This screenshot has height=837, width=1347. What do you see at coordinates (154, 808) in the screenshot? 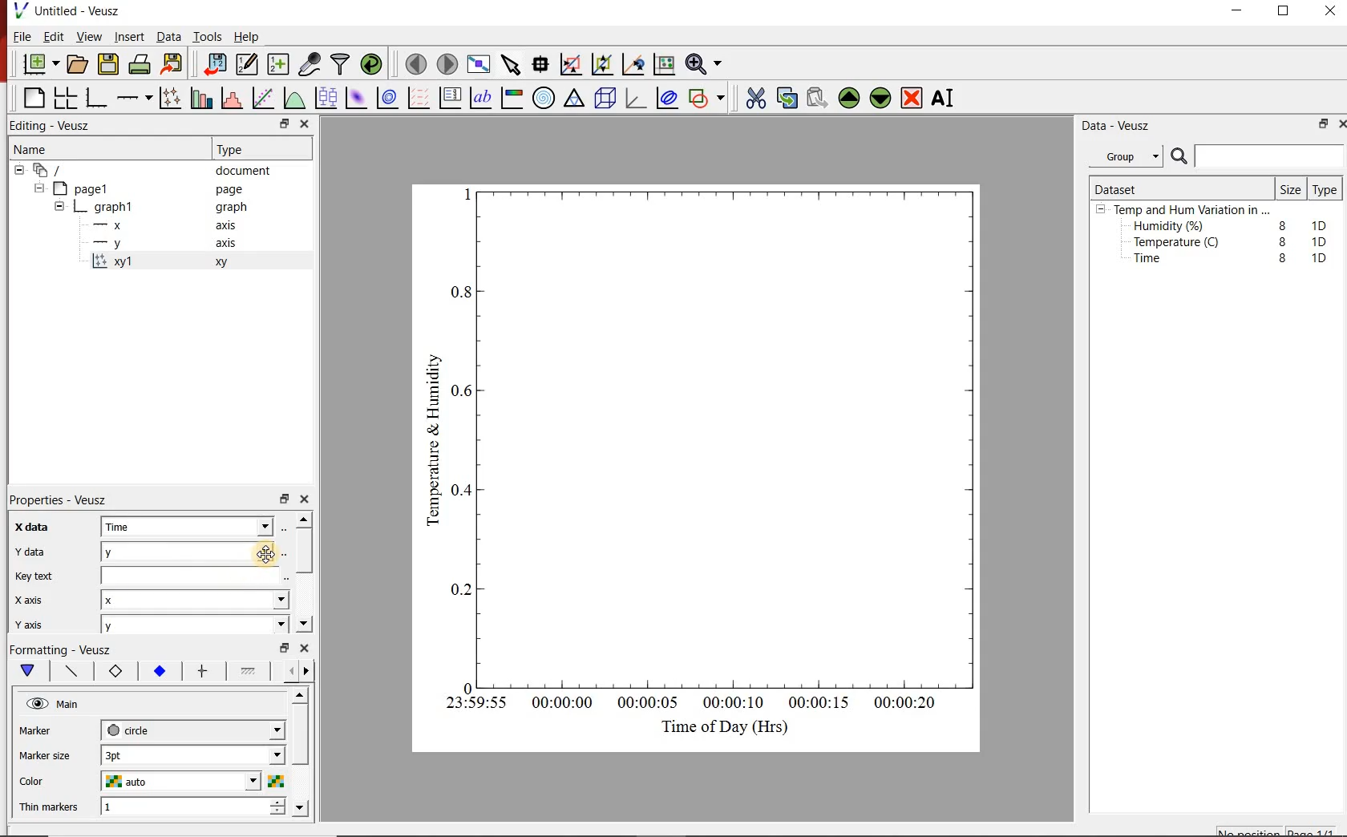
I see `1` at bounding box center [154, 808].